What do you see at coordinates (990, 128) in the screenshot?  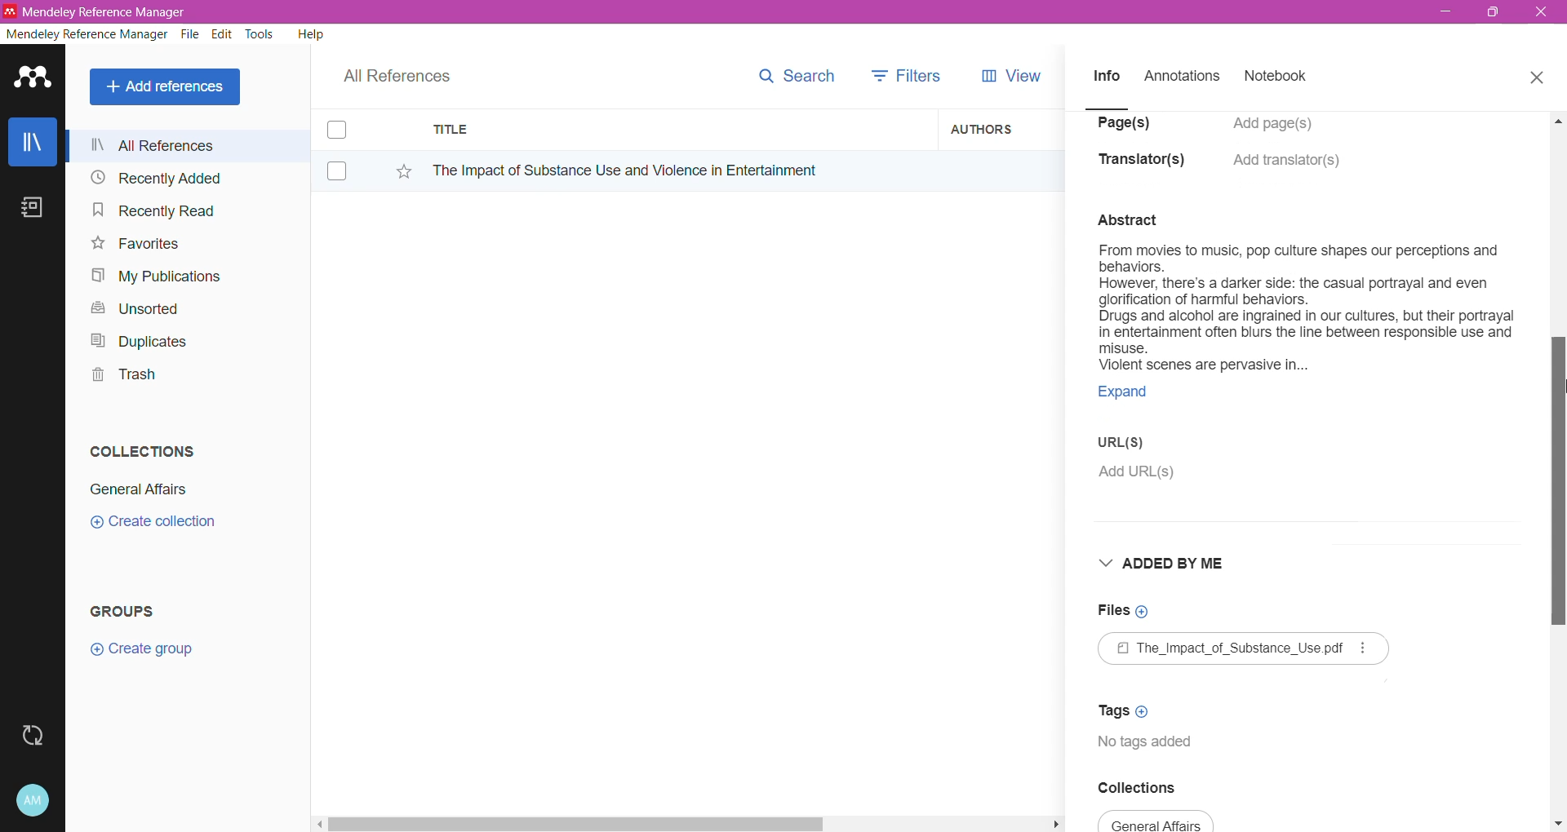 I see `Authors` at bounding box center [990, 128].